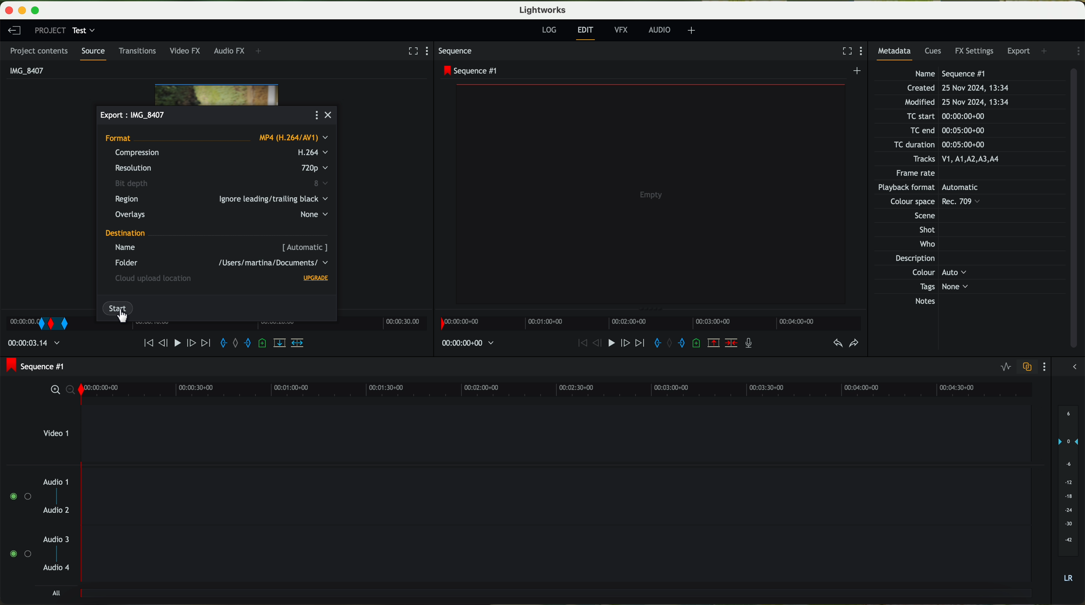  I want to click on transitions, so click(139, 50).